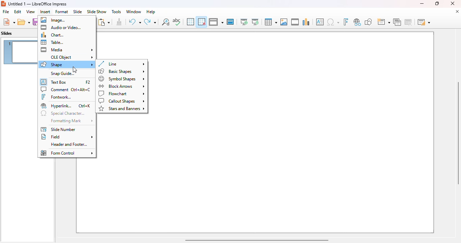 The width and height of the screenshot is (461, 243). I want to click on tools, so click(116, 11).